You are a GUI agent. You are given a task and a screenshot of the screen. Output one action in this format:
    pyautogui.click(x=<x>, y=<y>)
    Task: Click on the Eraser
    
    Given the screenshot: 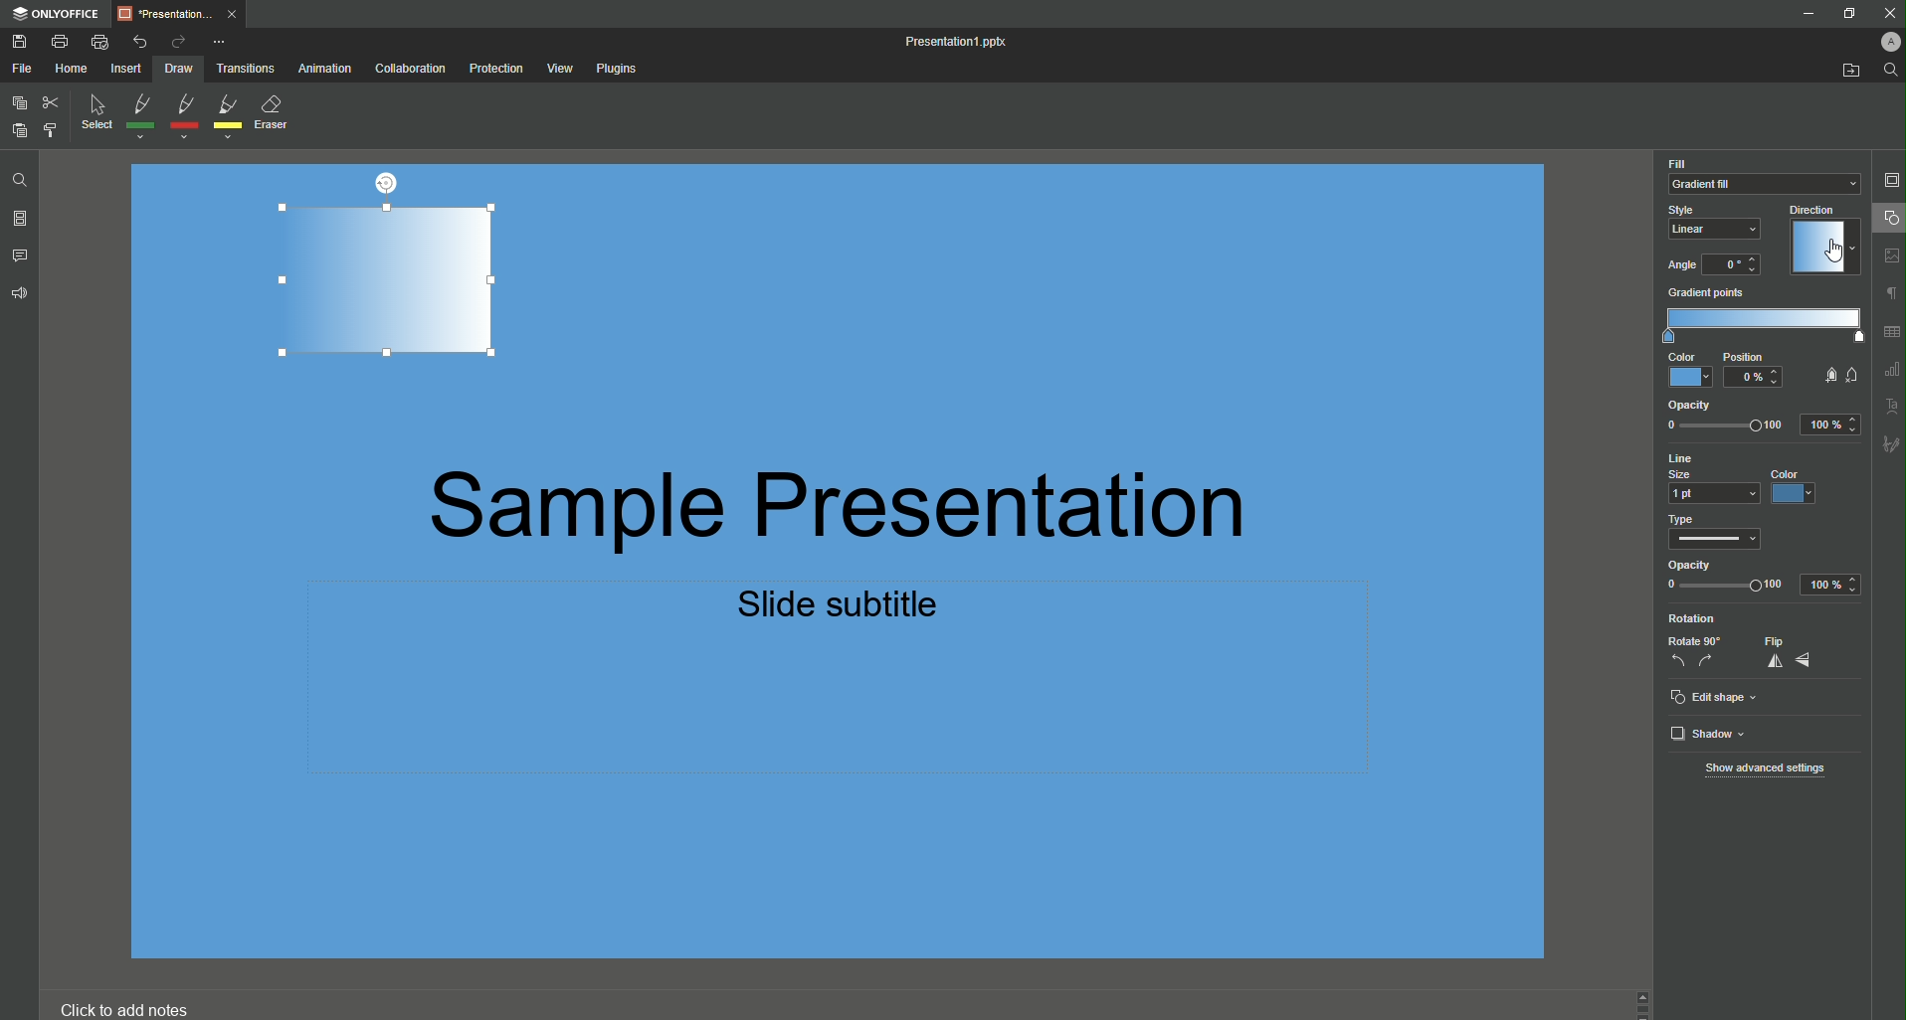 What is the action you would take?
    pyautogui.click(x=279, y=114)
    